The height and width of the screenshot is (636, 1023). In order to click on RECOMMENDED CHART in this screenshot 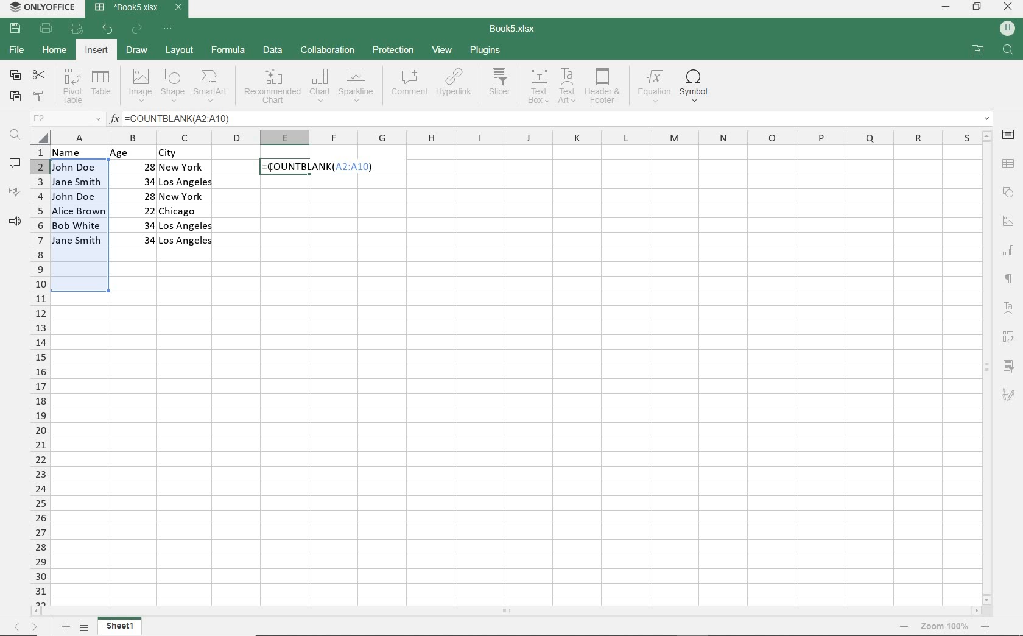, I will do `click(272, 88)`.